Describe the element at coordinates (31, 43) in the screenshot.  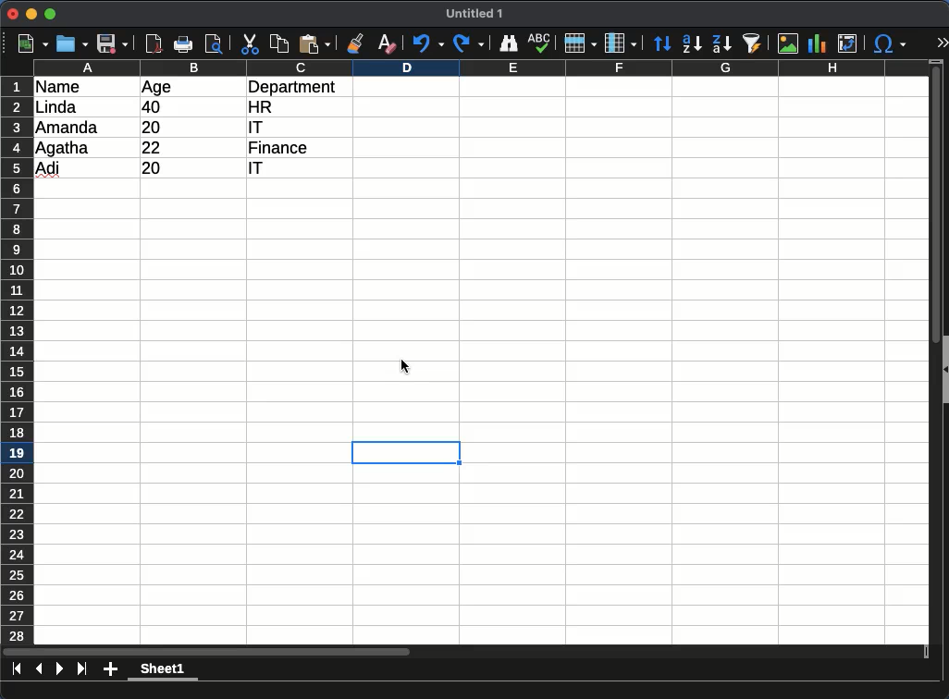
I see `new` at that location.